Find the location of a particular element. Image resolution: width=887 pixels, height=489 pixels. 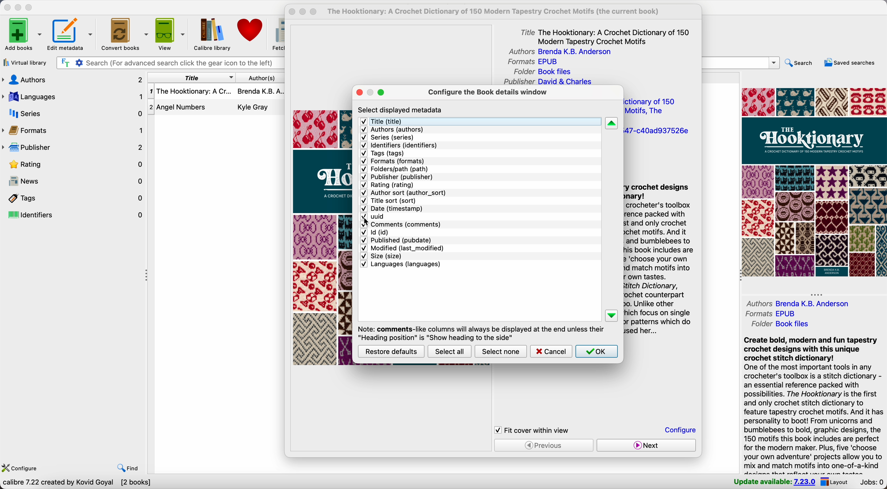

fit cover within view is located at coordinates (532, 430).